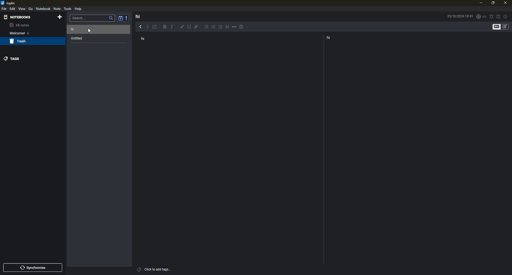  What do you see at coordinates (128, 18) in the screenshot?
I see `reverse sort order` at bounding box center [128, 18].